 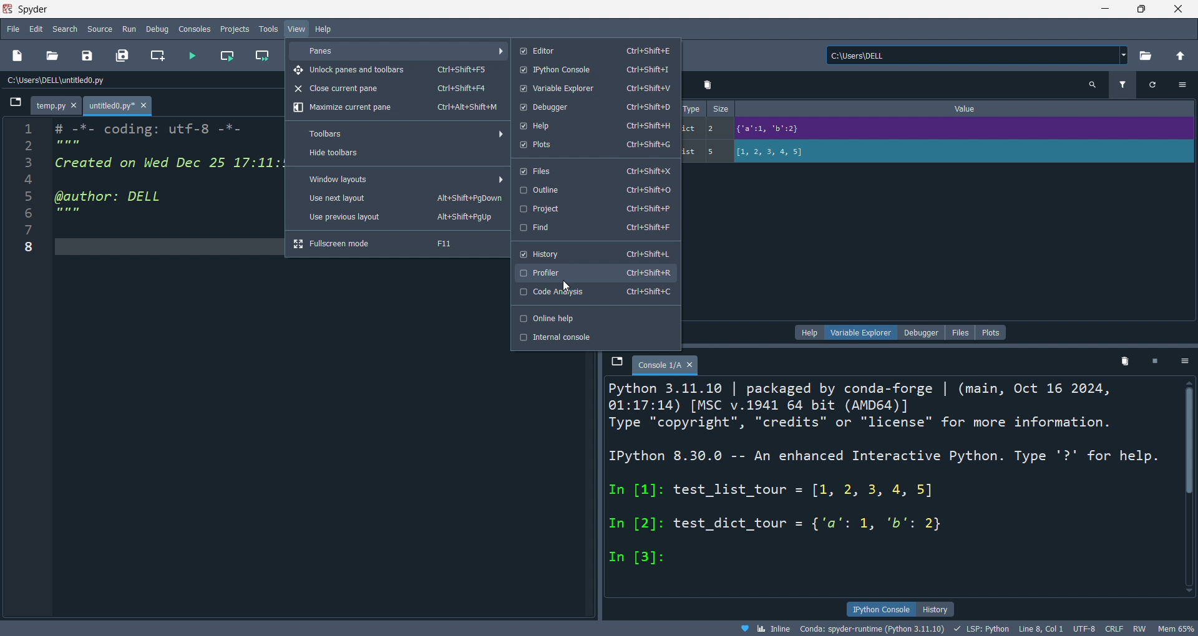 I want to click on Spyder, so click(x=173, y=9).